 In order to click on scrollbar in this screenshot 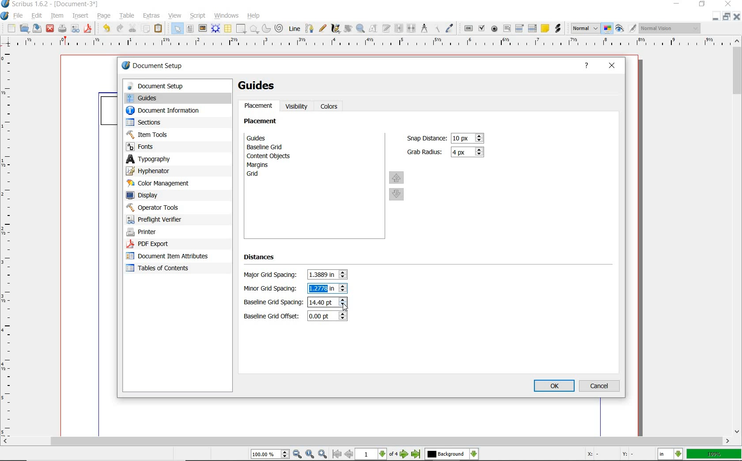, I will do `click(738, 236)`.